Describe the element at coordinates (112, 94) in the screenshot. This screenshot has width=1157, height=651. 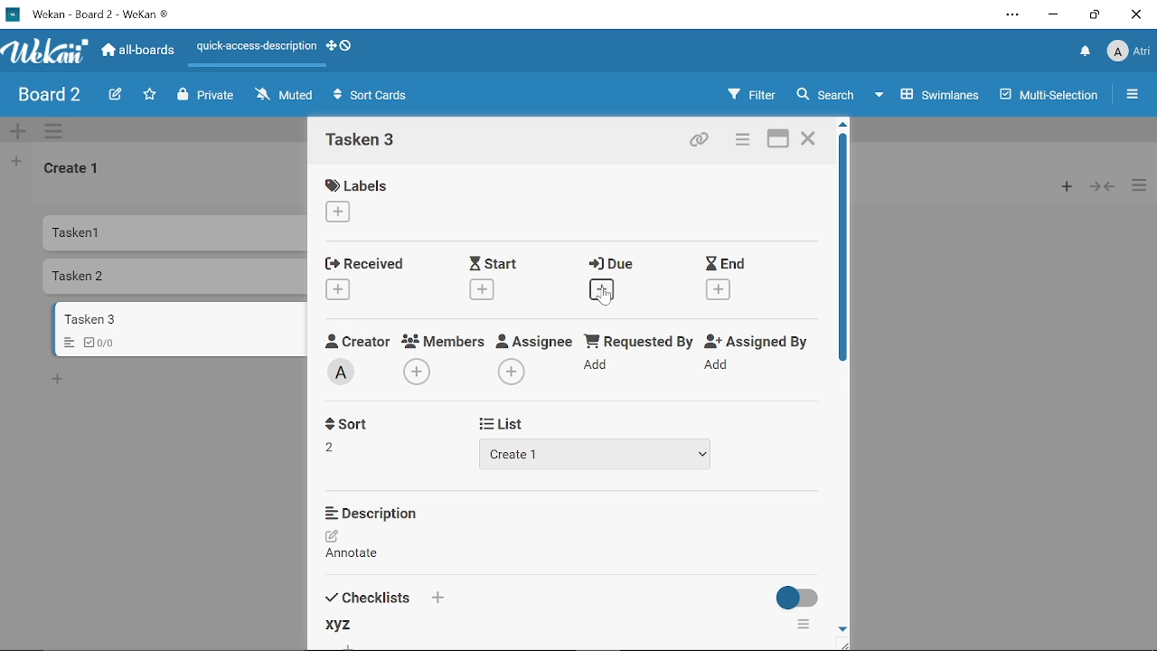
I see `Edit` at that location.